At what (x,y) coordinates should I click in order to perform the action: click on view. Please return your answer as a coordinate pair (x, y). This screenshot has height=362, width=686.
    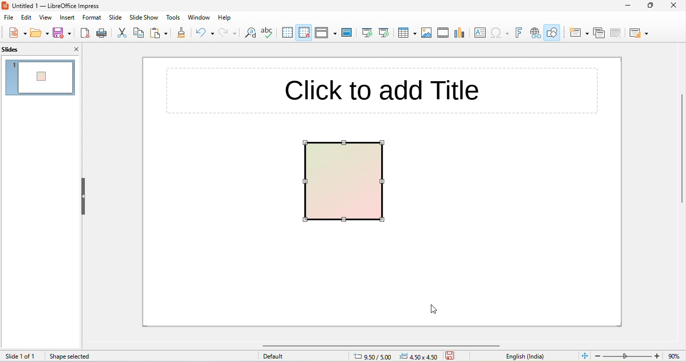
    Looking at the image, I should click on (45, 18).